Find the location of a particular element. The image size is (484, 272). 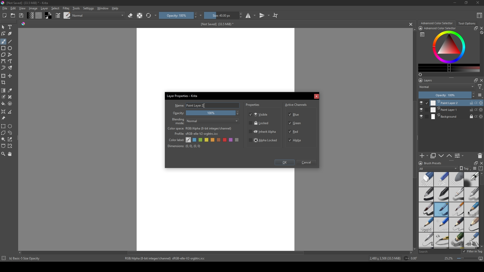

soft eraser is located at coordinates (457, 179).